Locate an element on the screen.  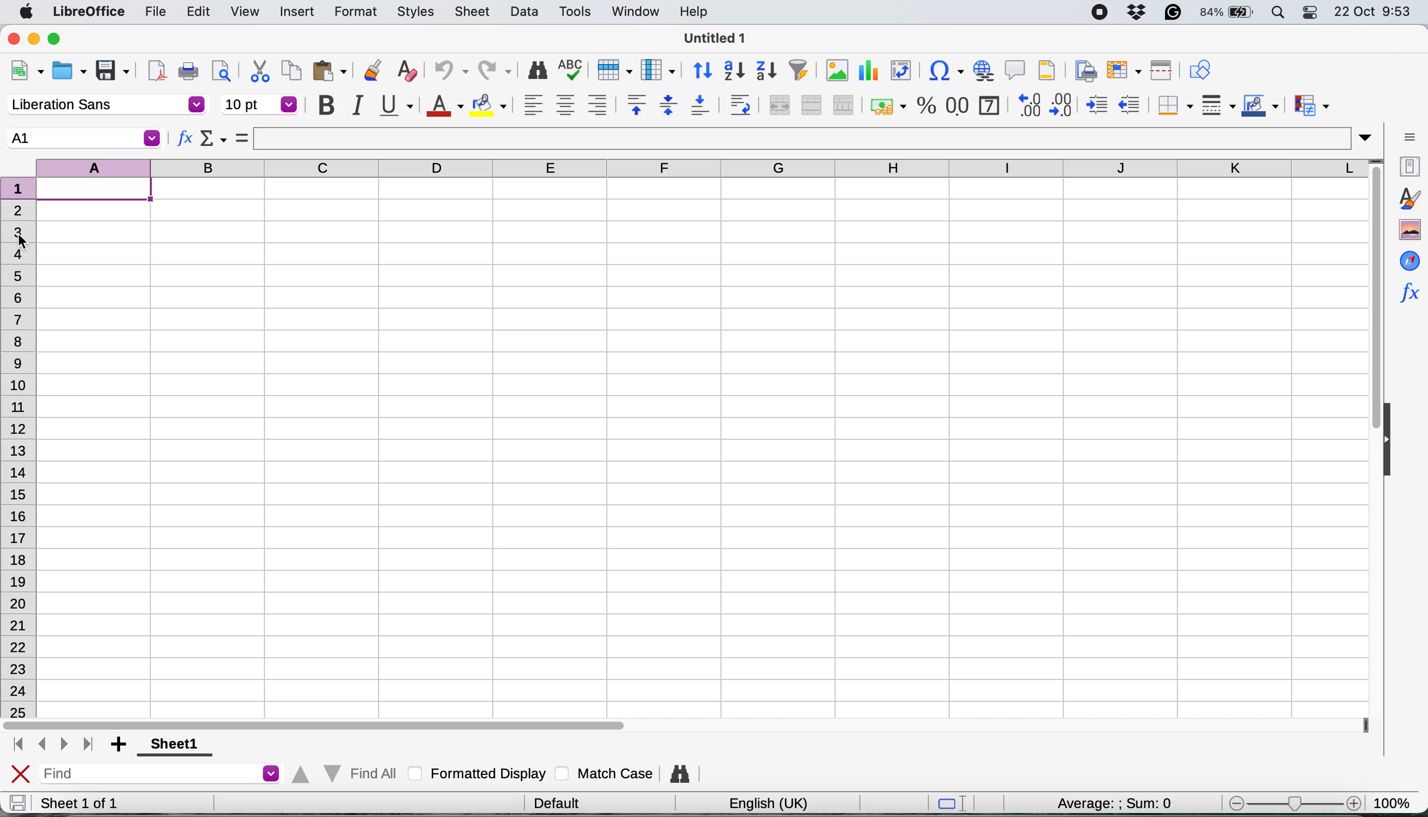
autofilter is located at coordinates (798, 71).